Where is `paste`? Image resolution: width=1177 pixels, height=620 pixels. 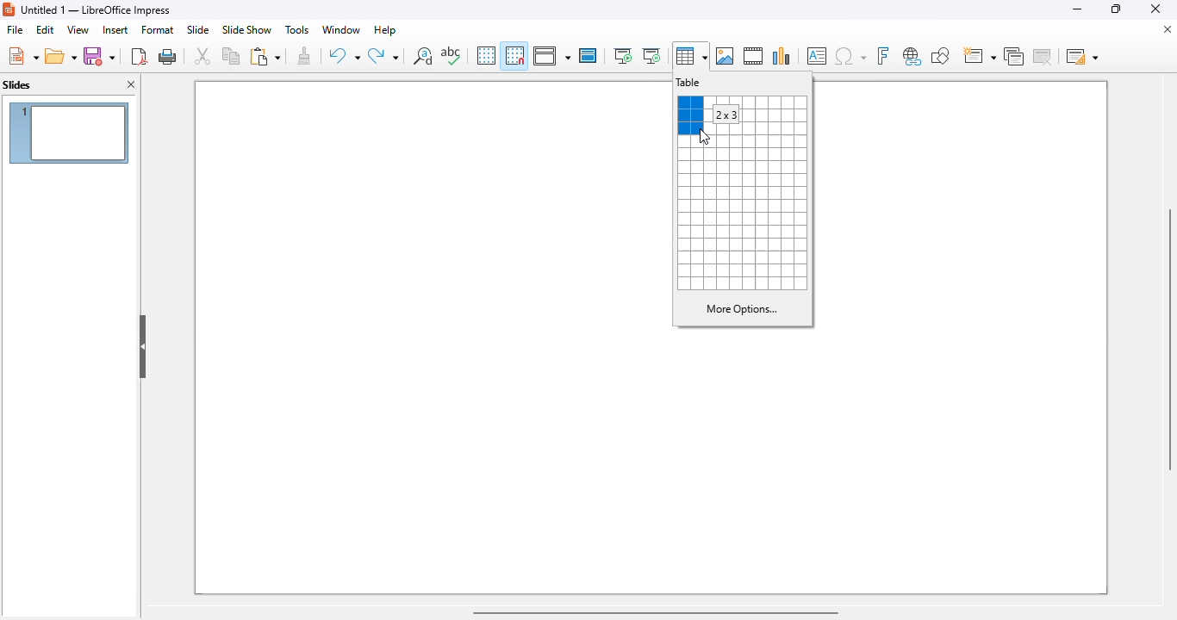 paste is located at coordinates (265, 56).